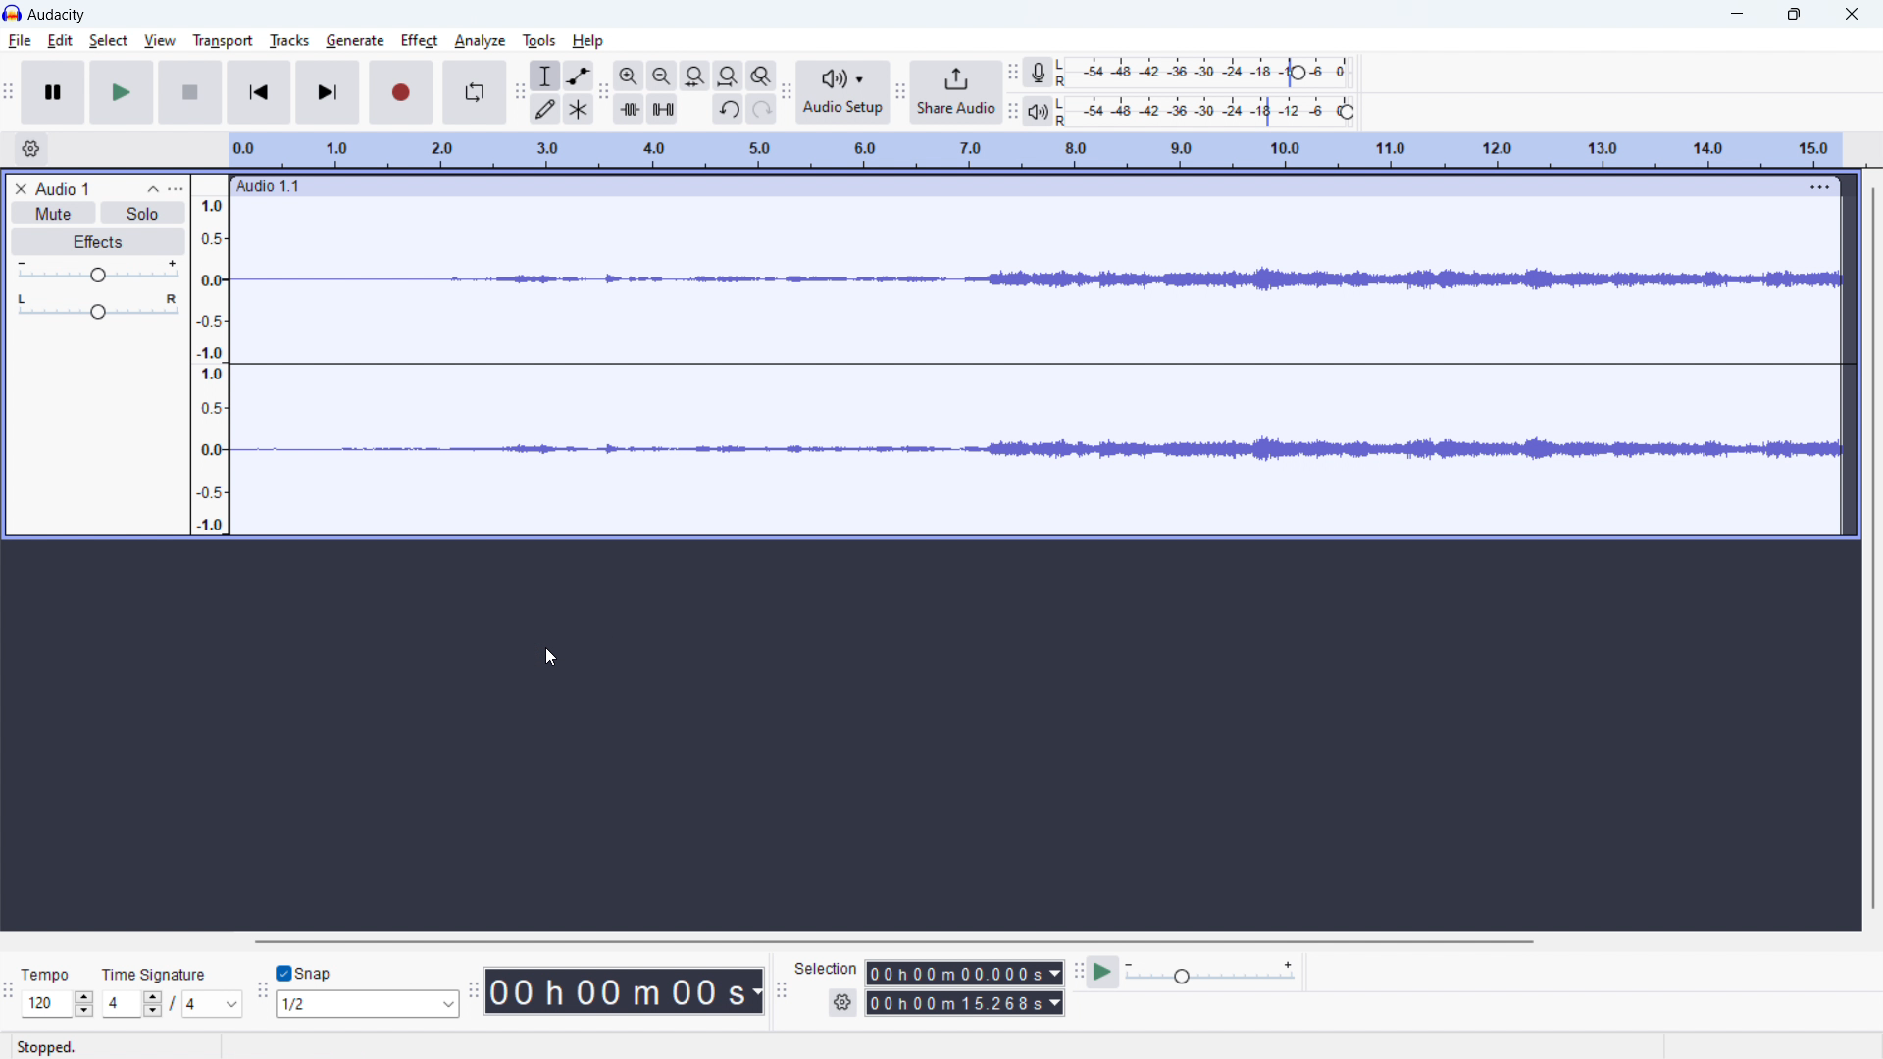  Describe the element at coordinates (159, 41) in the screenshot. I see `view` at that location.